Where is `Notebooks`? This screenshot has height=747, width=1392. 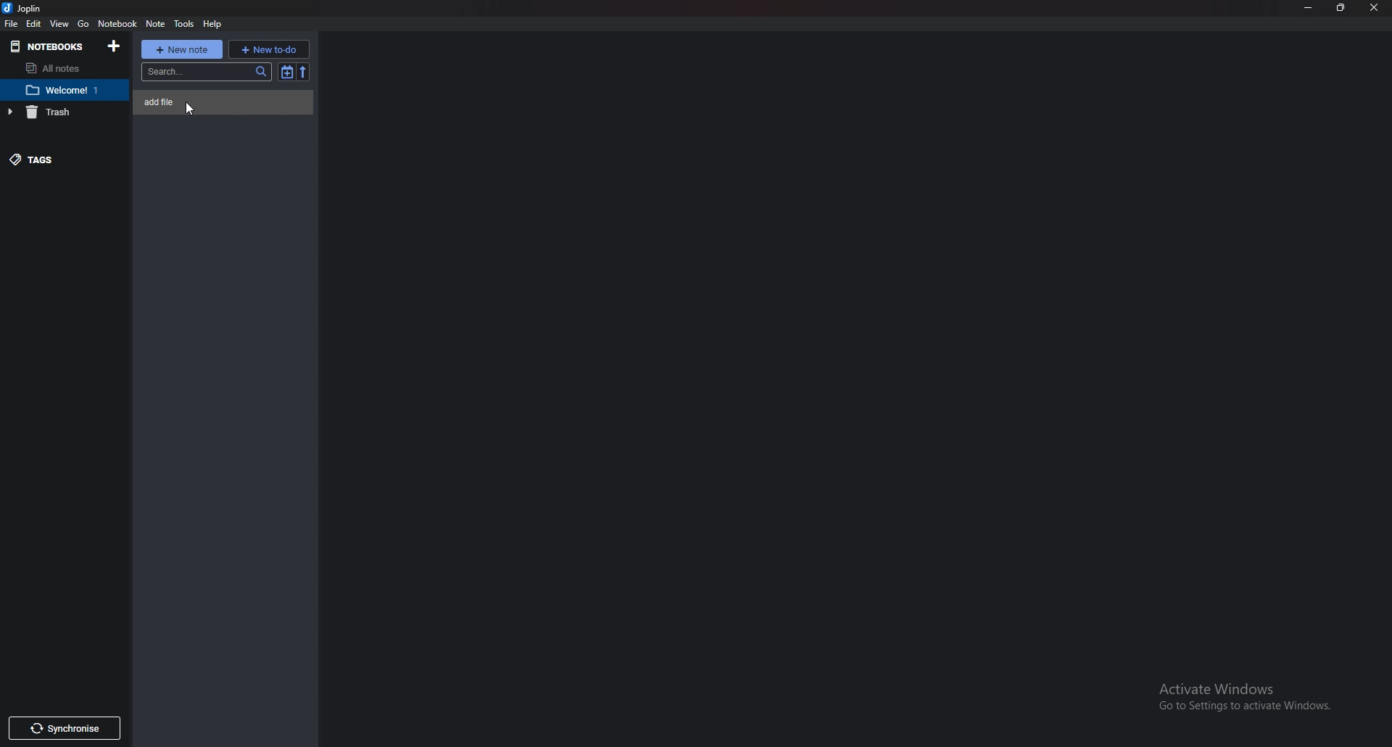 Notebooks is located at coordinates (49, 46).